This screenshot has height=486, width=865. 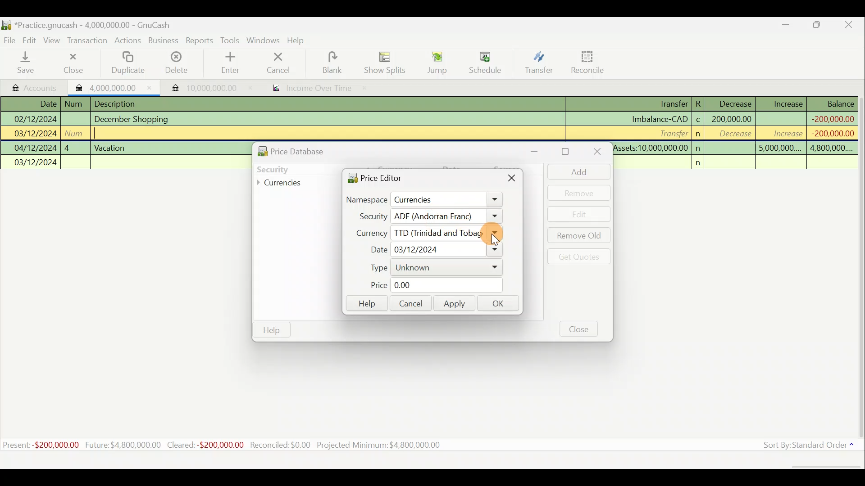 What do you see at coordinates (780, 149) in the screenshot?
I see `5,000,000` at bounding box center [780, 149].